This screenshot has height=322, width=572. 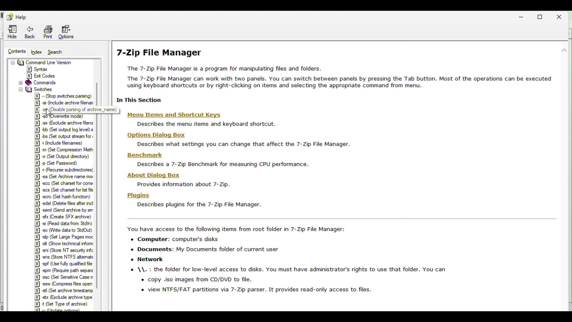 I want to click on 1B) al Oncdude archive flenan, so click(x=64, y=102).